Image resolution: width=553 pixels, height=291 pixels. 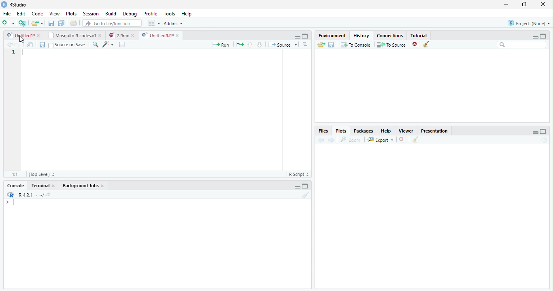 I want to click on Background jobs, so click(x=83, y=186).